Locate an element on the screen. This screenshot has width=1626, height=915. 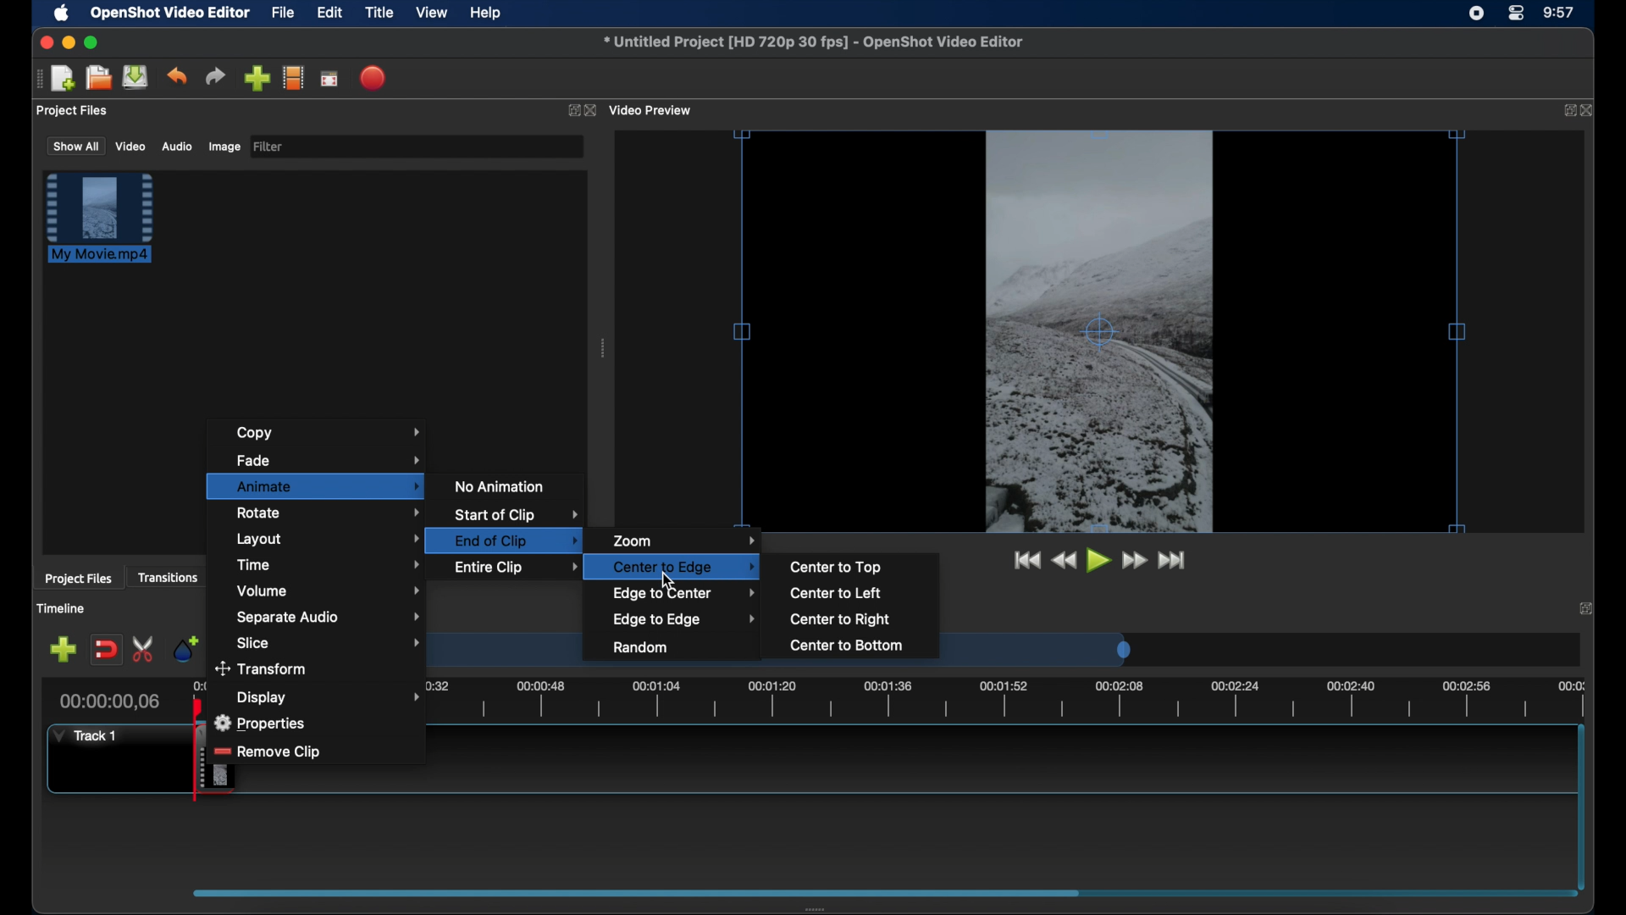
center to edge highlighted is located at coordinates (677, 567).